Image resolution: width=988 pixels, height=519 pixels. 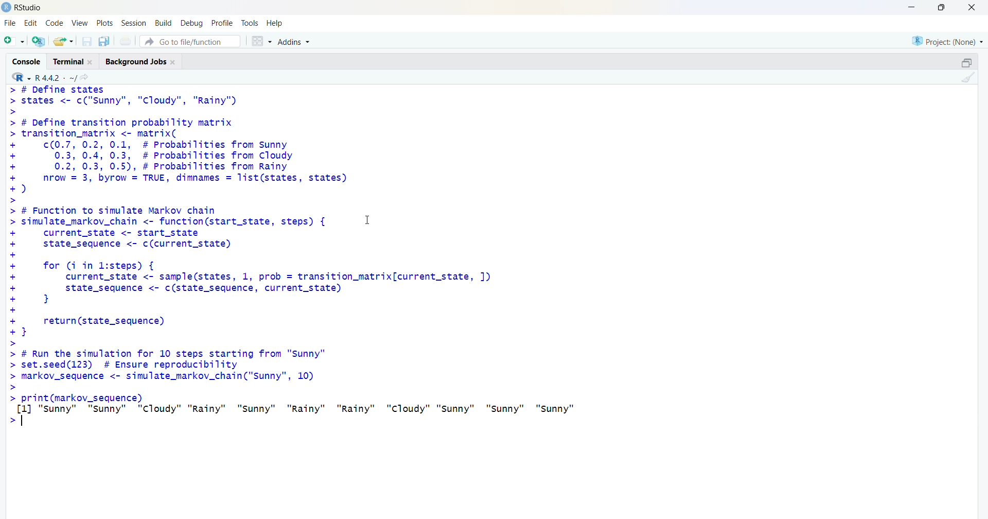 I want to click on view the current working directory, so click(x=87, y=77).